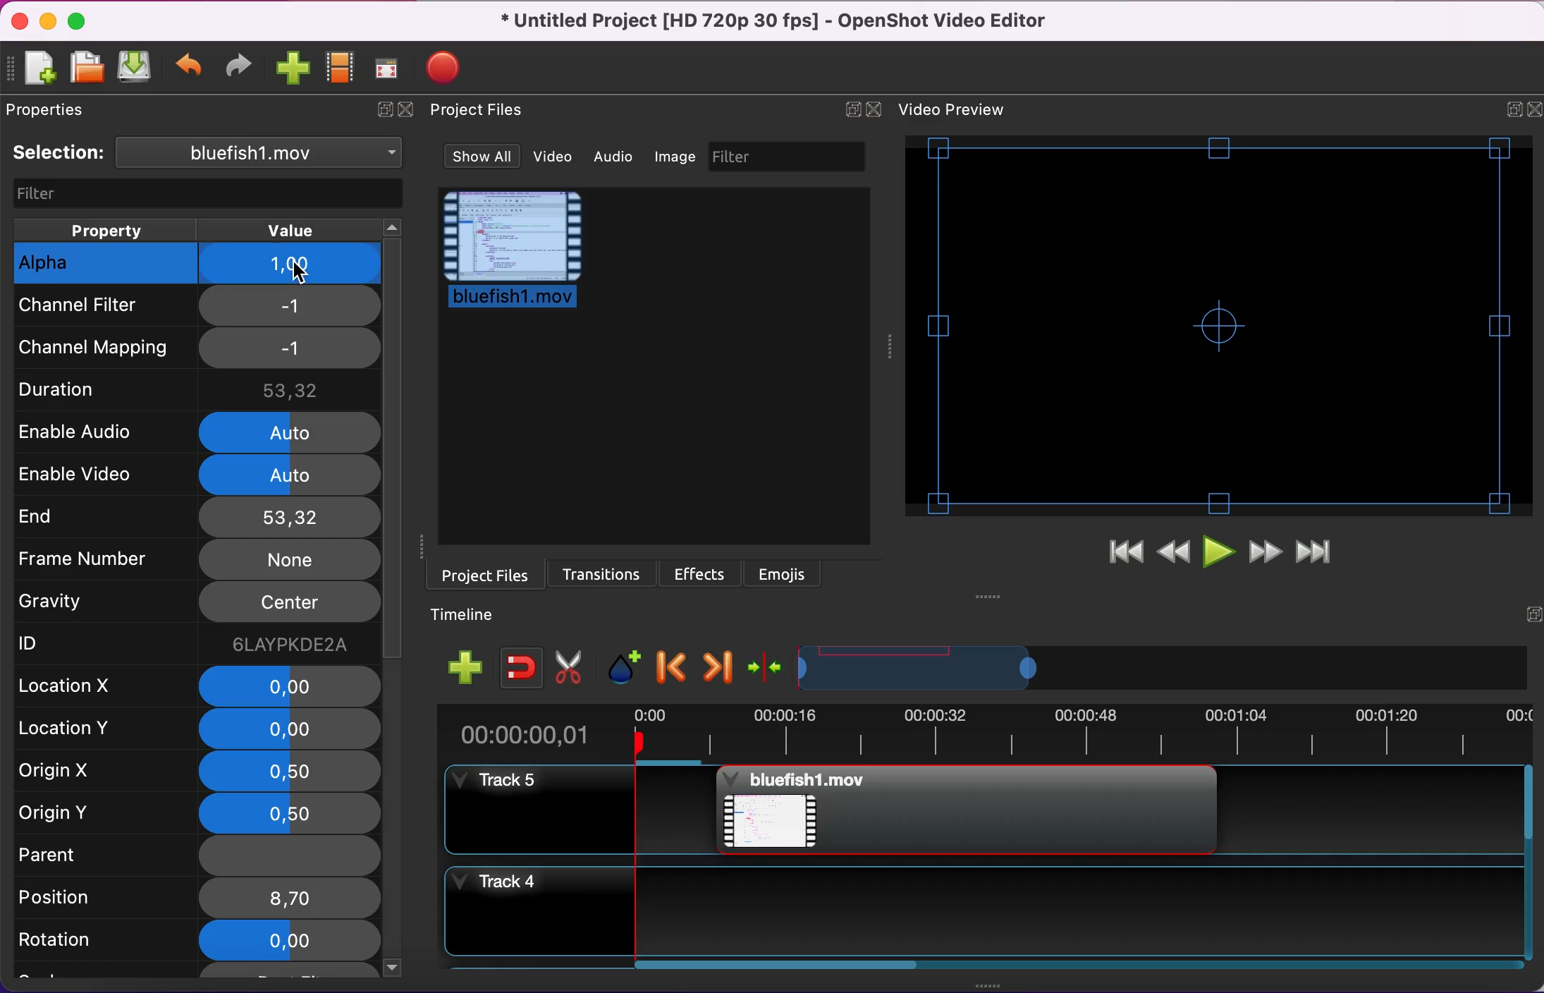 The height and width of the screenshot is (993, 1544). Describe the element at coordinates (450, 72) in the screenshot. I see `export video` at that location.